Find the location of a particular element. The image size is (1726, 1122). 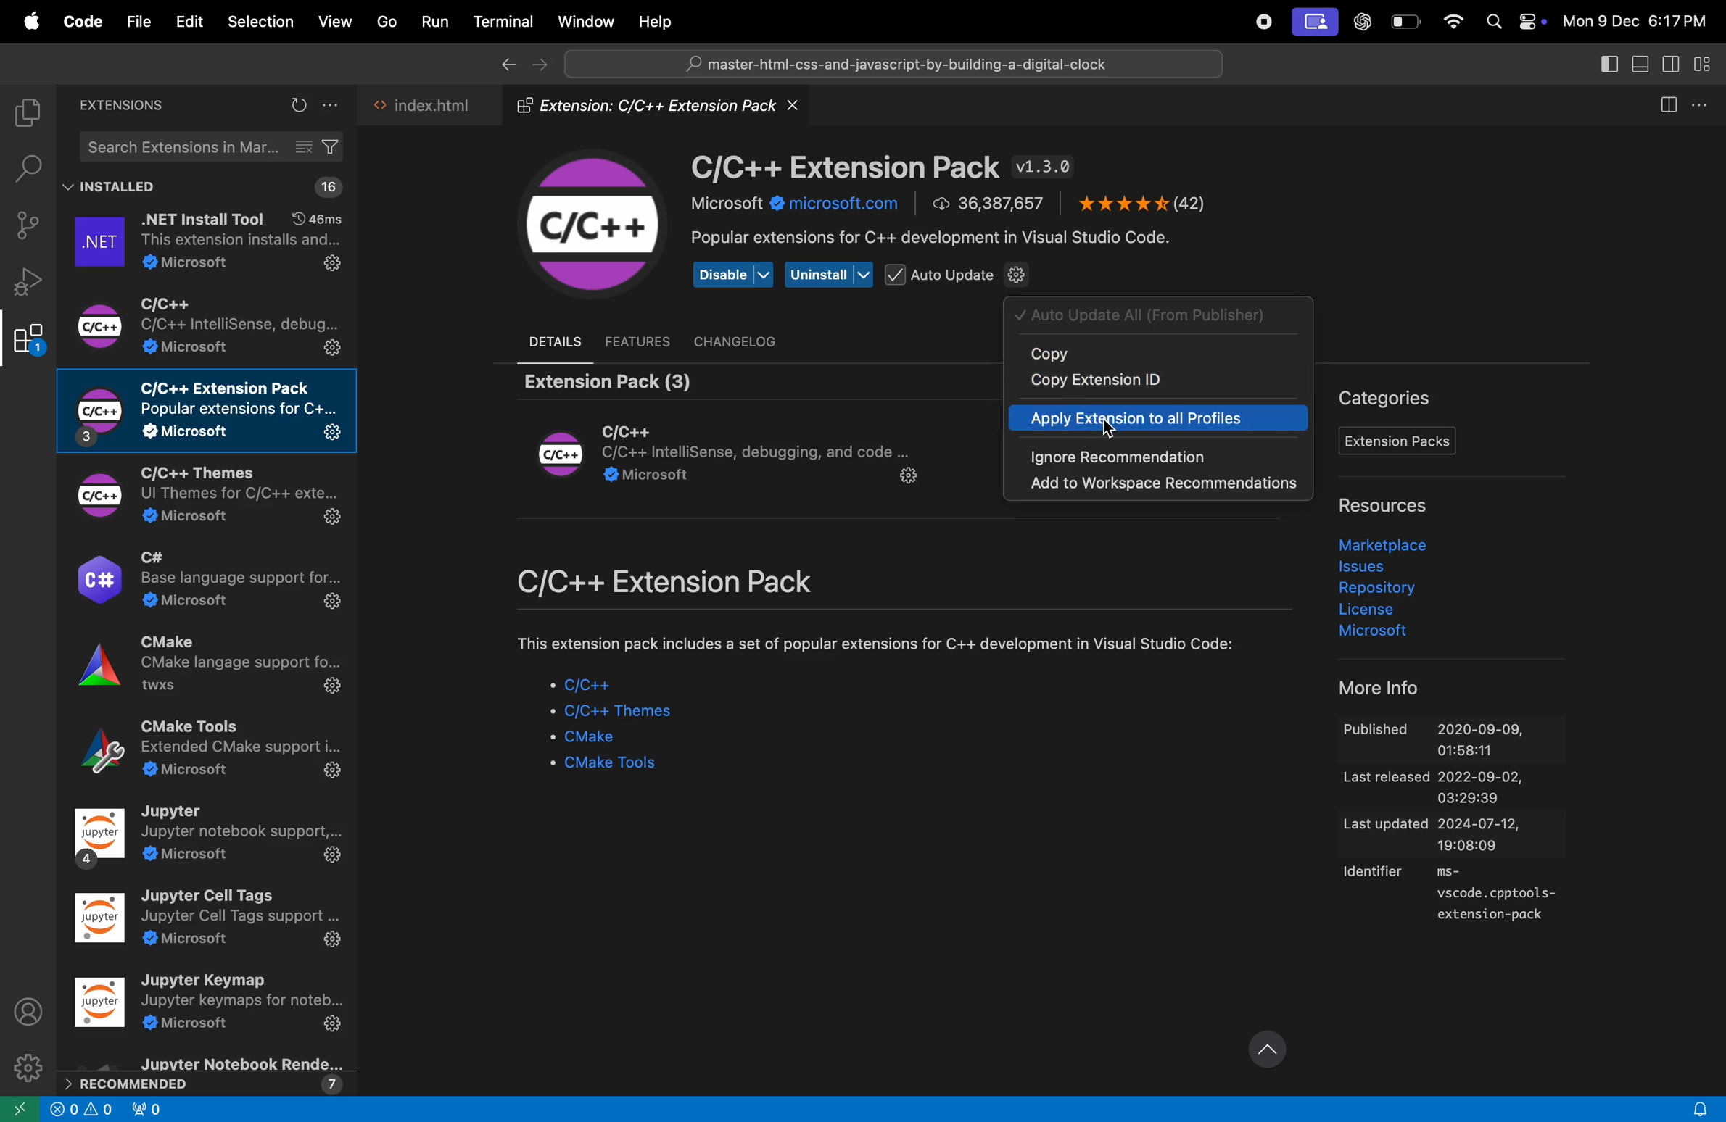

toggle panel is located at coordinates (1637, 62).